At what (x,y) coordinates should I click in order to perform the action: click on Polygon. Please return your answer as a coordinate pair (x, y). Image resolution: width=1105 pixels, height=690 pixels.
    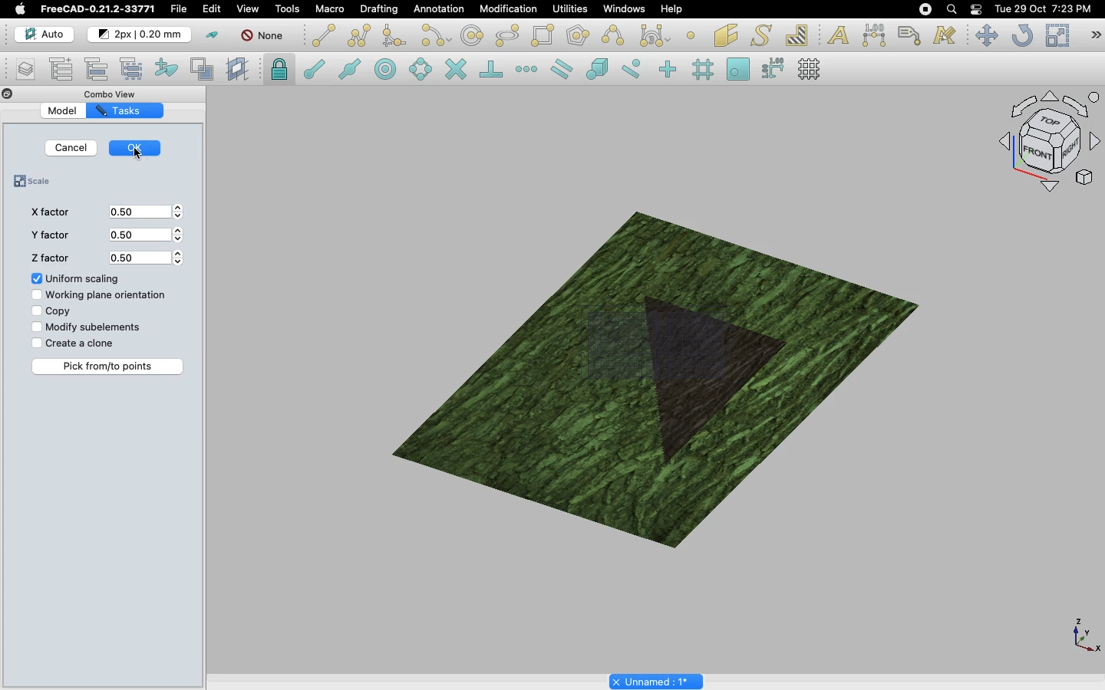
    Looking at the image, I should click on (576, 36).